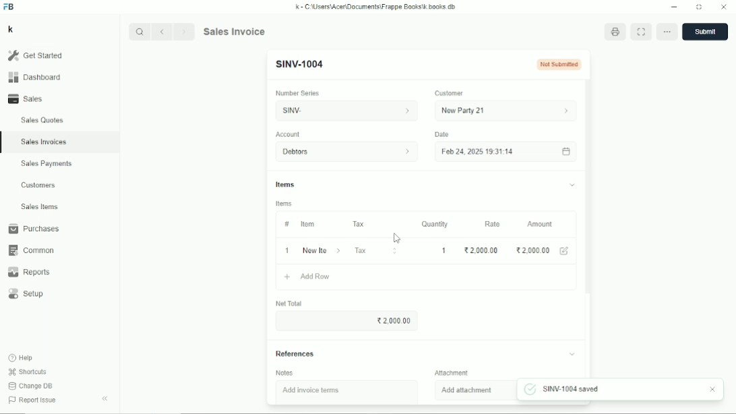  What do you see at coordinates (34, 77) in the screenshot?
I see `Dashboard` at bounding box center [34, 77].